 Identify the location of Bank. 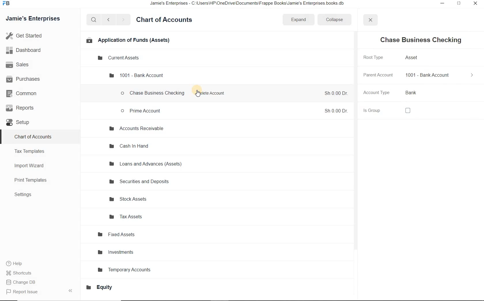
(412, 92).